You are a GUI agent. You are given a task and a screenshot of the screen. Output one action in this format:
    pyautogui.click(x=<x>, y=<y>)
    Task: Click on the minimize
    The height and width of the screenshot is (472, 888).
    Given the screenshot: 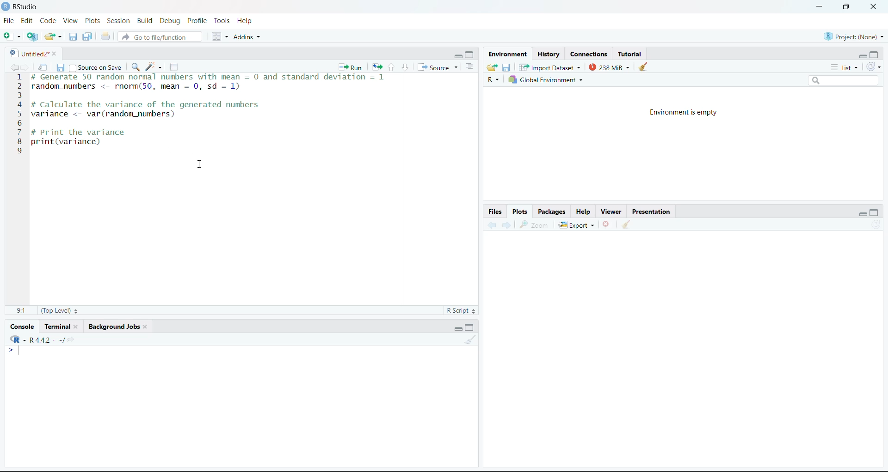 What is the action you would take?
    pyautogui.click(x=457, y=56)
    